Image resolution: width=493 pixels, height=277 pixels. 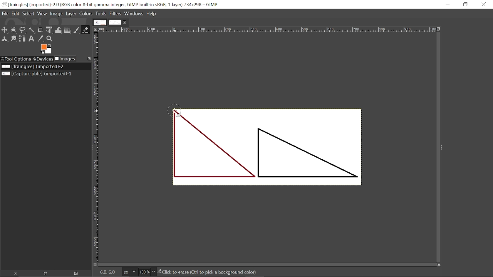 What do you see at coordinates (129, 272) in the screenshot?
I see `Current image units` at bounding box center [129, 272].